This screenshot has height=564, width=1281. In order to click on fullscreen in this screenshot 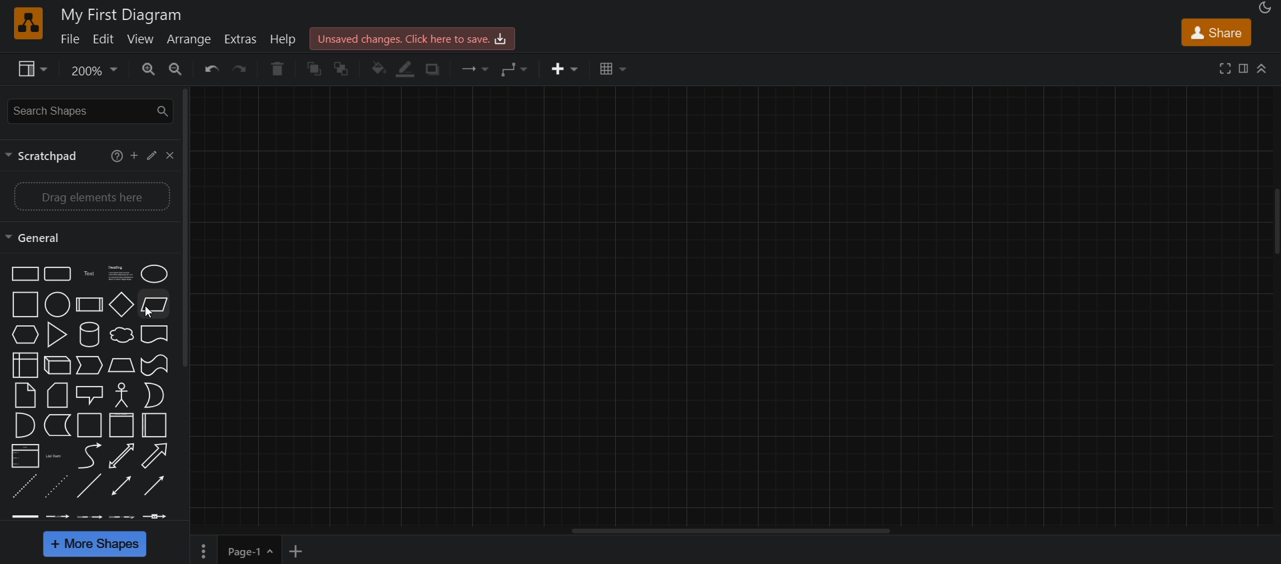, I will do `click(1222, 67)`.